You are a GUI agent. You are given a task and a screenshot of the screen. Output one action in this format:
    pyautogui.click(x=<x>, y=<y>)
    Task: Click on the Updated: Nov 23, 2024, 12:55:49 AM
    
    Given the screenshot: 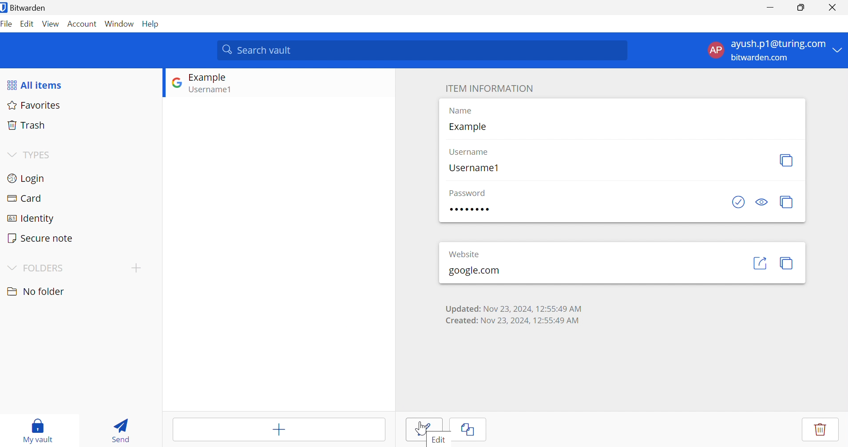 What is the action you would take?
    pyautogui.click(x=513, y=308)
    